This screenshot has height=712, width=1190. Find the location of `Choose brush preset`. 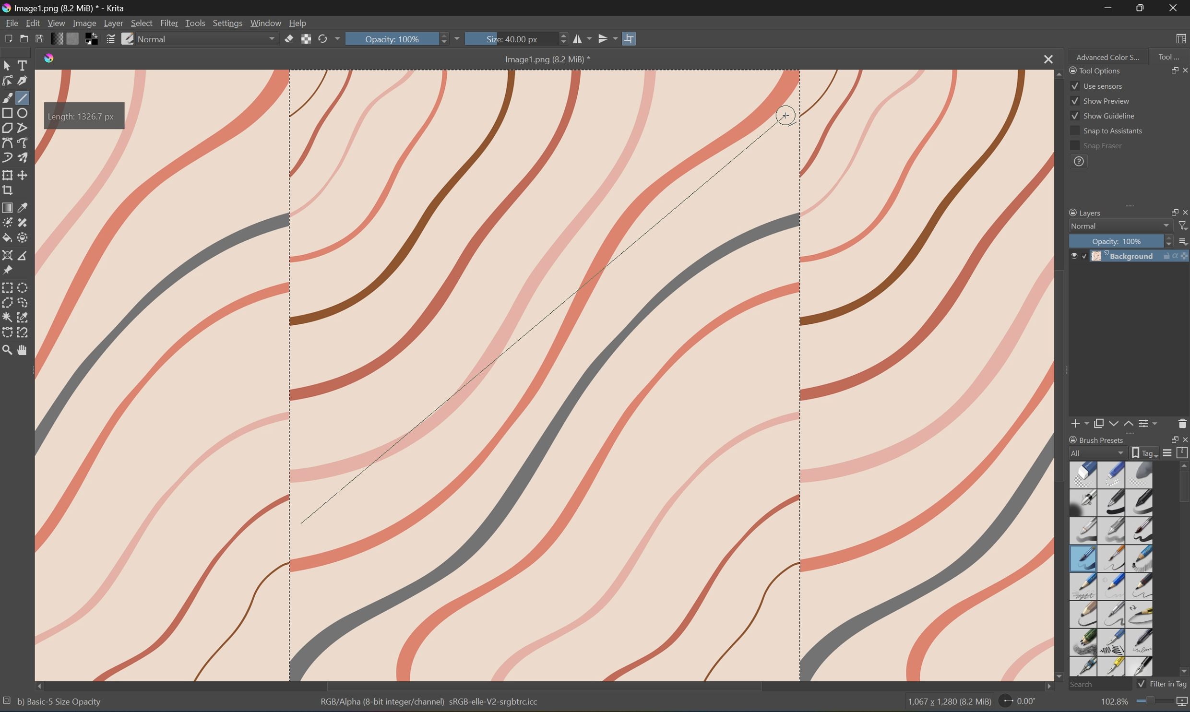

Choose brush preset is located at coordinates (128, 38).